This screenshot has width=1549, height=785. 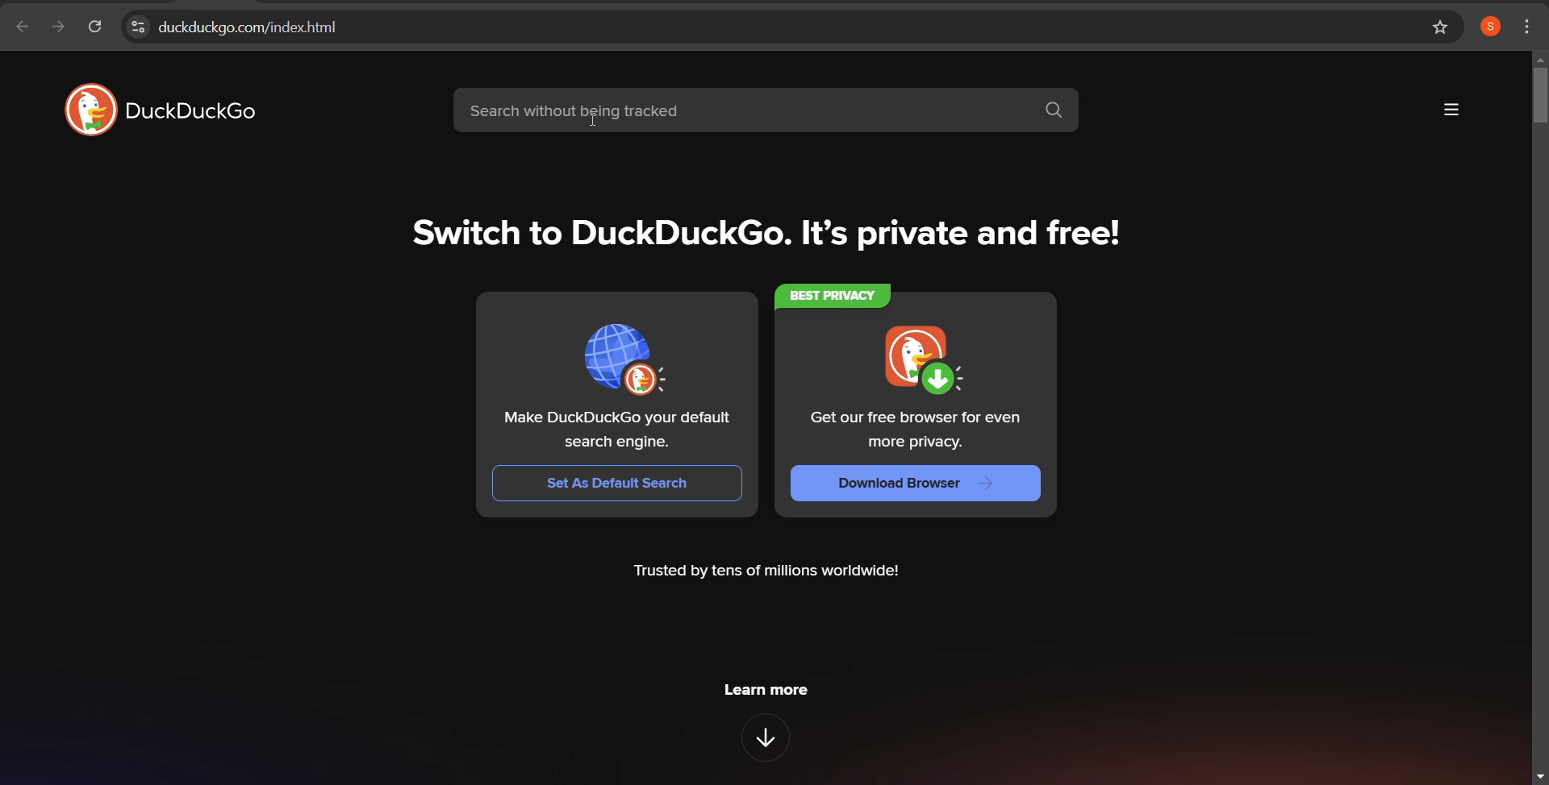 What do you see at coordinates (925, 430) in the screenshot?
I see `Get our free browser for even more privacy. ` at bounding box center [925, 430].